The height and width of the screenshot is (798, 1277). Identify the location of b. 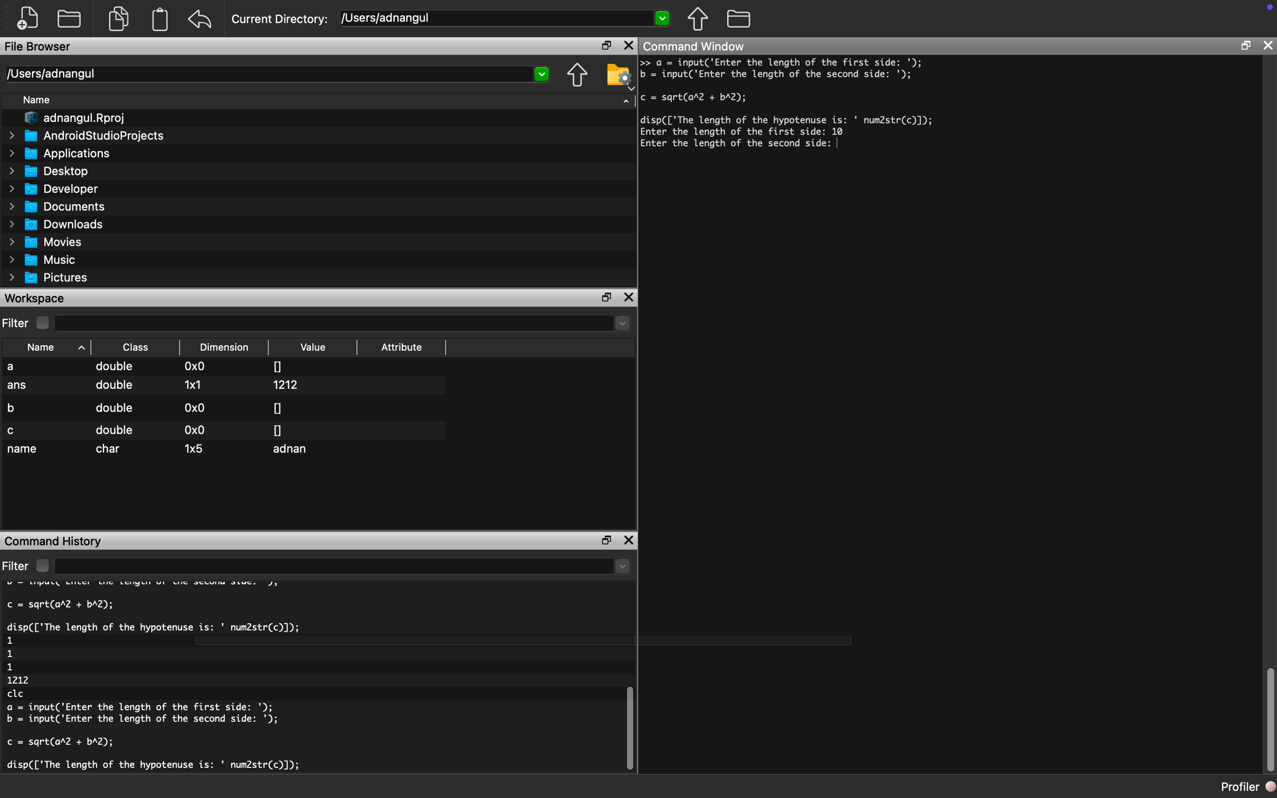
(16, 406).